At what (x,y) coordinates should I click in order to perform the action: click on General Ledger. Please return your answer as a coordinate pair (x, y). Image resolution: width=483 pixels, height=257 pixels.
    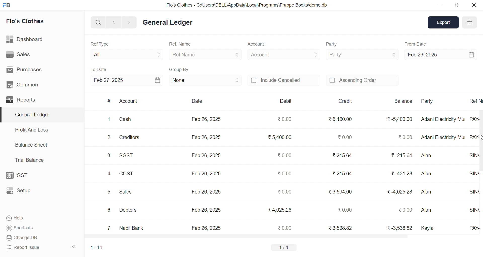
    Looking at the image, I should click on (41, 115).